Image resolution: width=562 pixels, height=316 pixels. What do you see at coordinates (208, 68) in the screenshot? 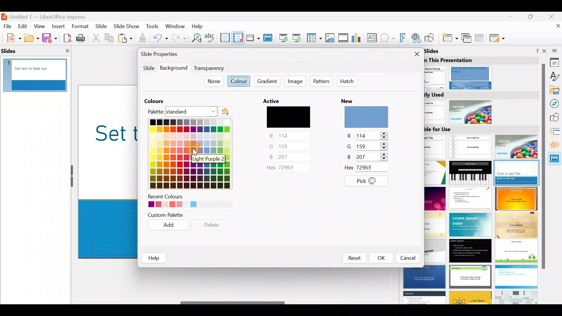
I see `Transparency` at bounding box center [208, 68].